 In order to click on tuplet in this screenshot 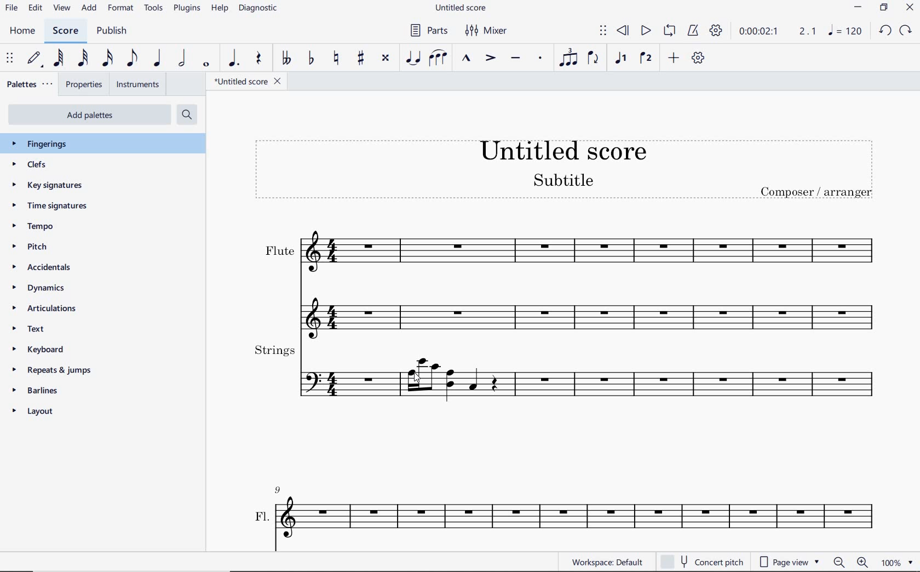, I will do `click(569, 59)`.